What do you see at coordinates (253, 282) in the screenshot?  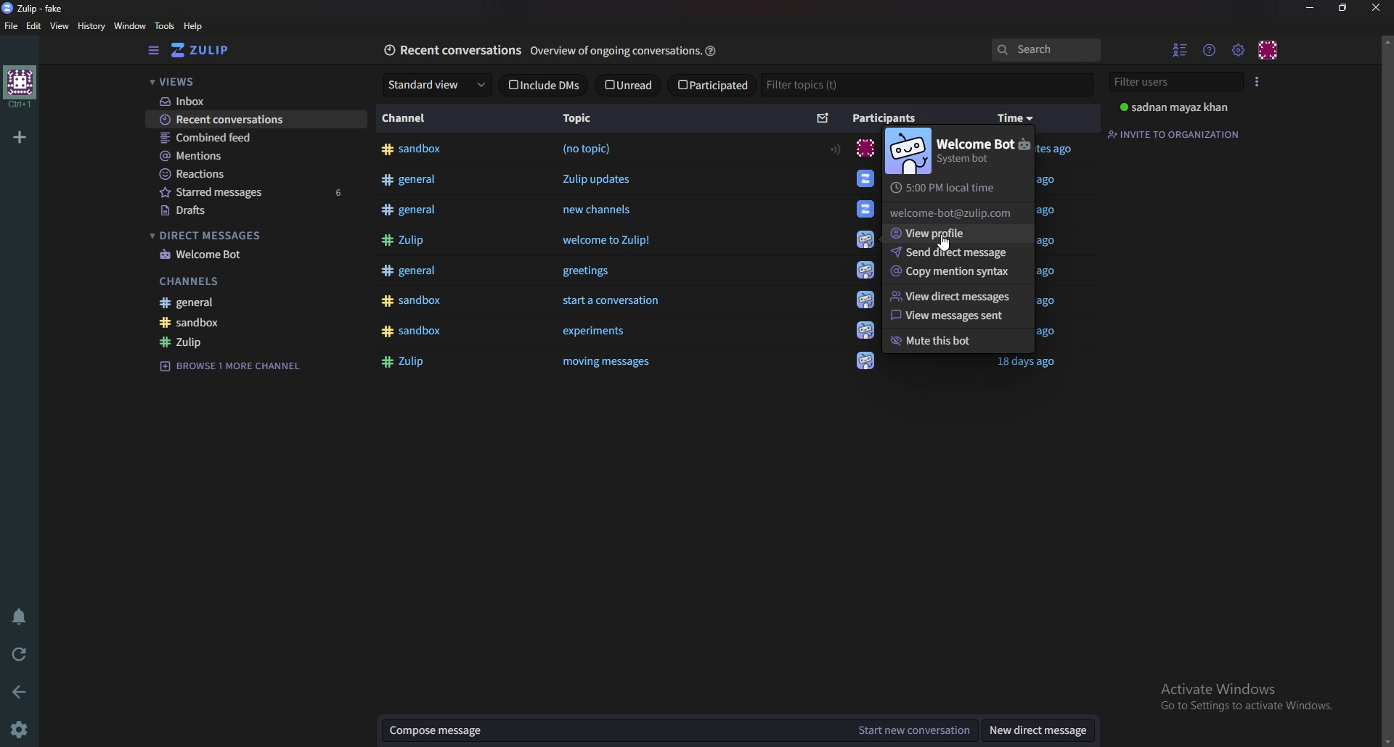 I see `Channels` at bounding box center [253, 282].